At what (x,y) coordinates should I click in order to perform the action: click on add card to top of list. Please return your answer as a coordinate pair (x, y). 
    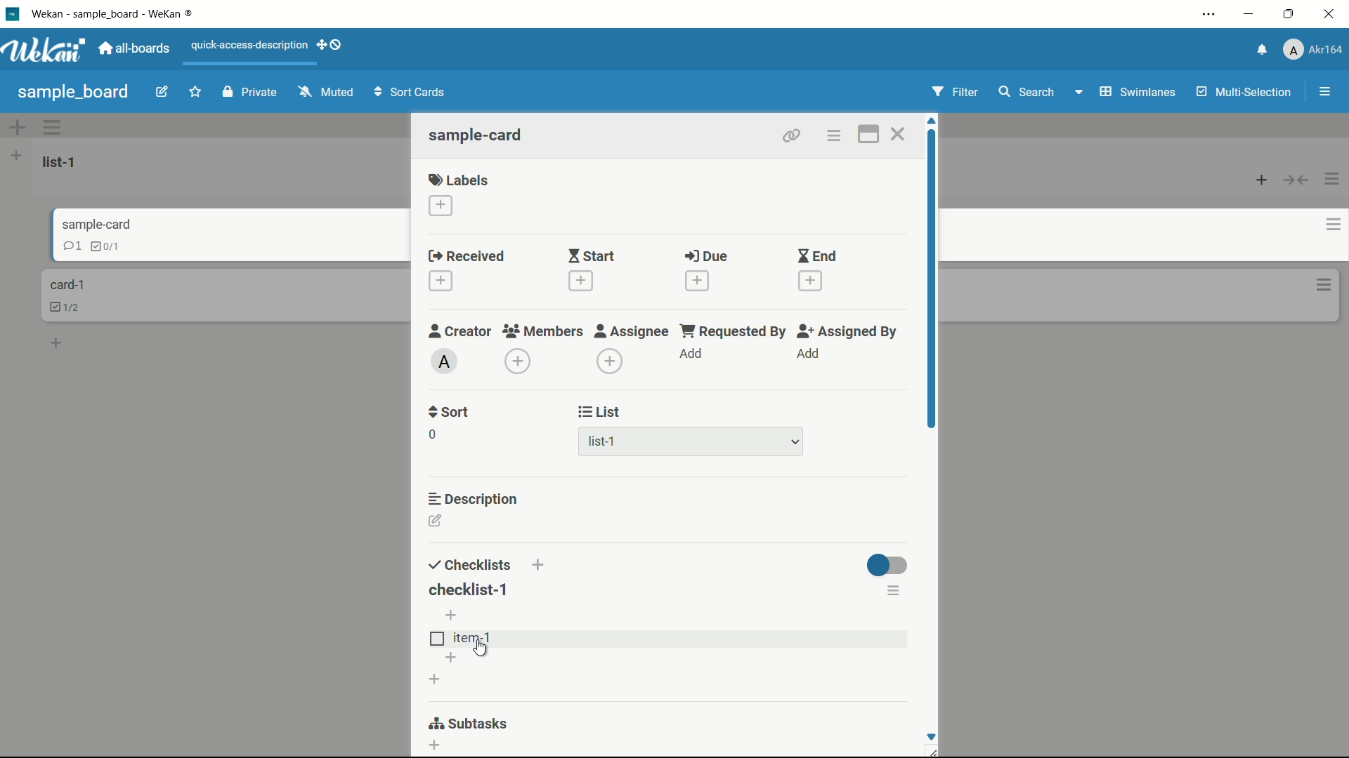
    Looking at the image, I should click on (1262, 181).